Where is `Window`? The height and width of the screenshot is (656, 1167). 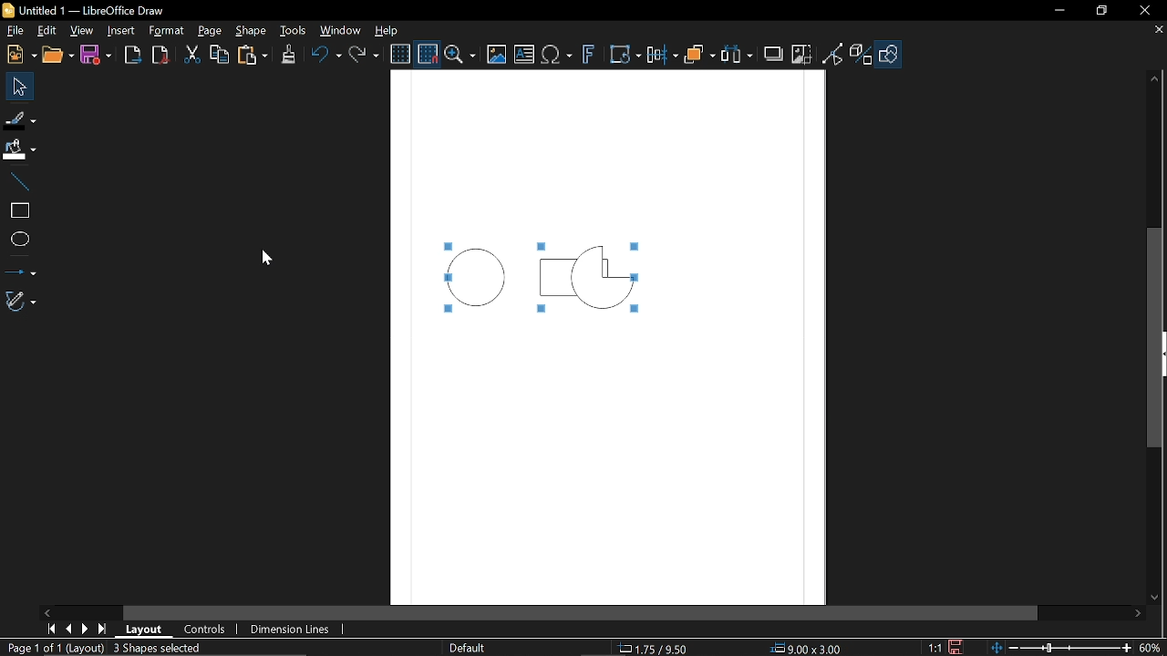
Window is located at coordinates (338, 31).